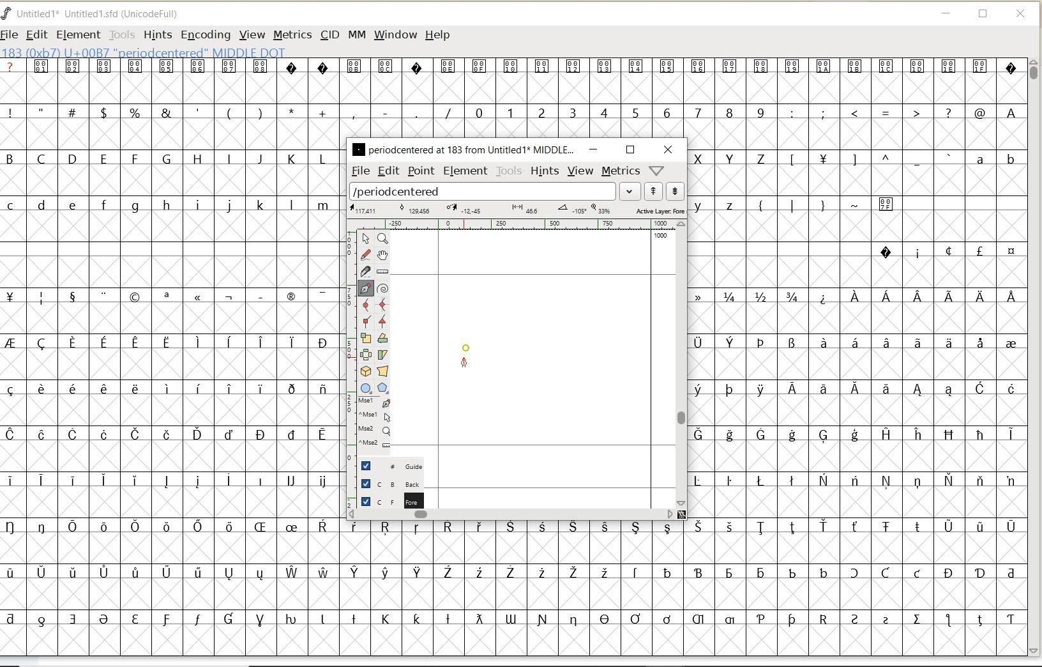 The image size is (1042, 667). Describe the element at coordinates (388, 171) in the screenshot. I see `edit` at that location.